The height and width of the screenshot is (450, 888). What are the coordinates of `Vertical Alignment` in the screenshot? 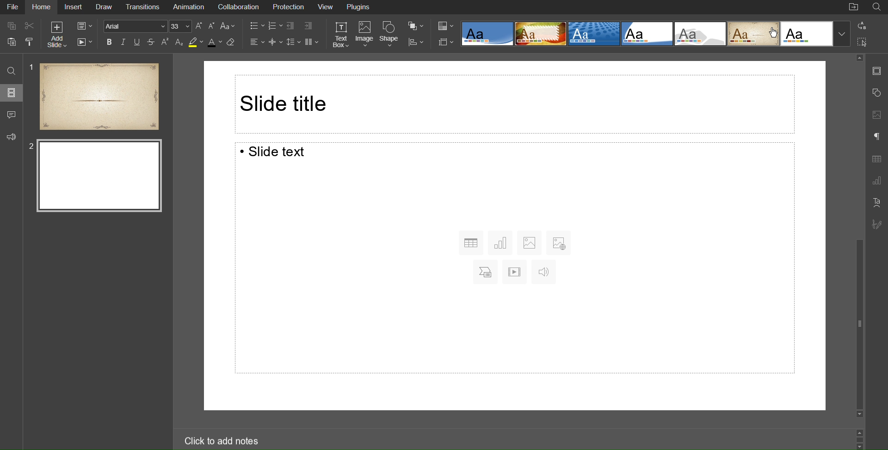 It's located at (277, 42).